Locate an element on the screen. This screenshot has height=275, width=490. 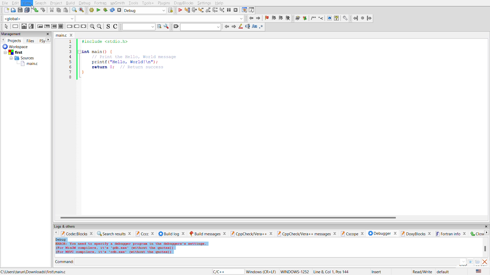
cppcheck/vera++ messages is located at coordinates (307, 233).